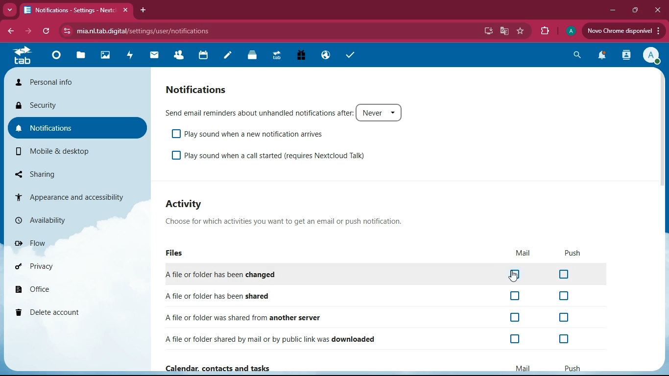 This screenshot has height=376, width=669. Describe the element at coordinates (275, 340) in the screenshot. I see `downloaded` at that location.